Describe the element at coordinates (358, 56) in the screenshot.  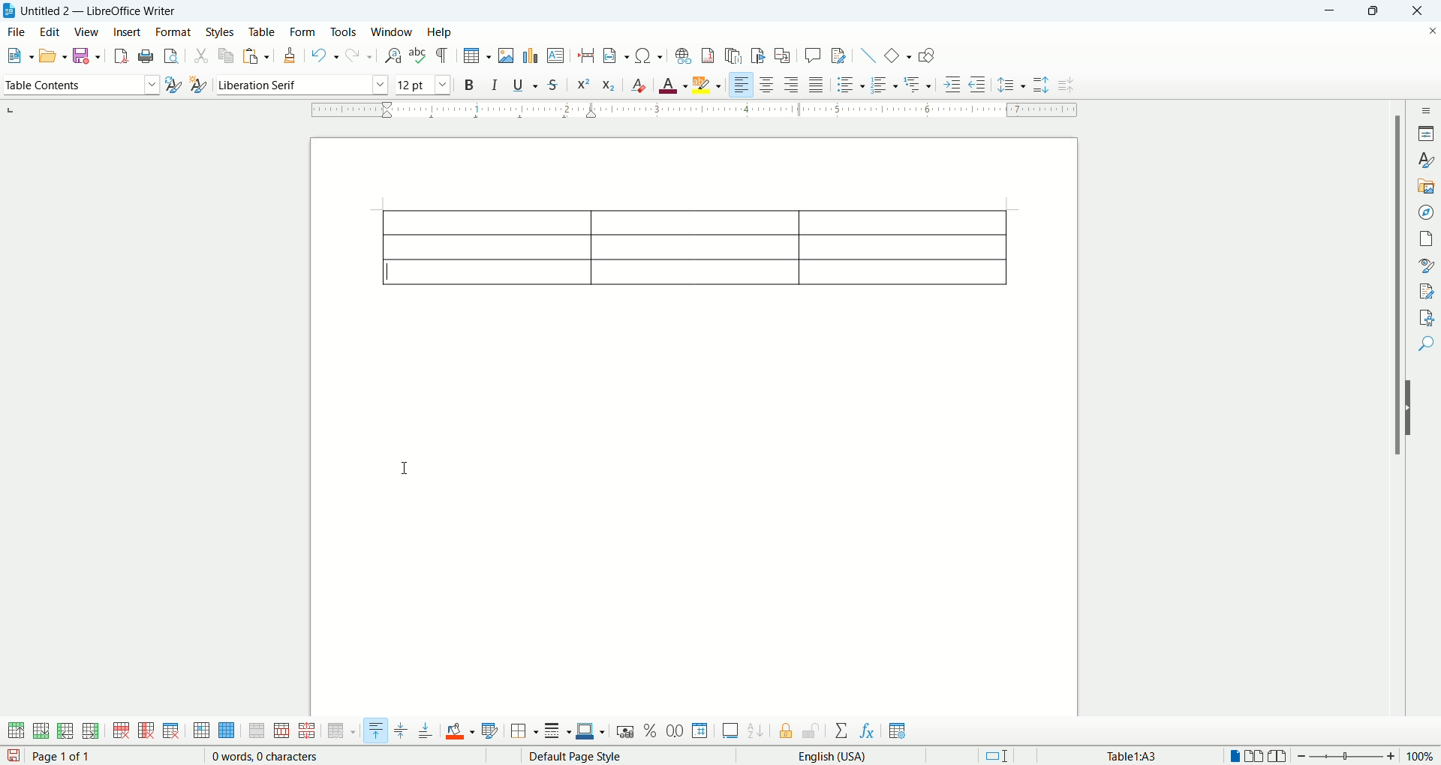
I see `redo` at that location.